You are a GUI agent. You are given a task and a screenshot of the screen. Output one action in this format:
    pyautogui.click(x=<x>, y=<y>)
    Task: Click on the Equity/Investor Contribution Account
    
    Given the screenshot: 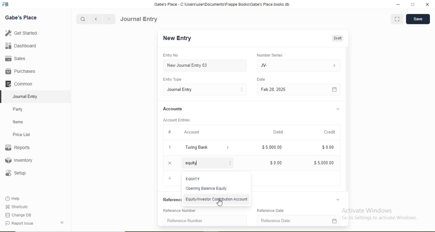 What is the action you would take?
    pyautogui.click(x=216, y=199)
    